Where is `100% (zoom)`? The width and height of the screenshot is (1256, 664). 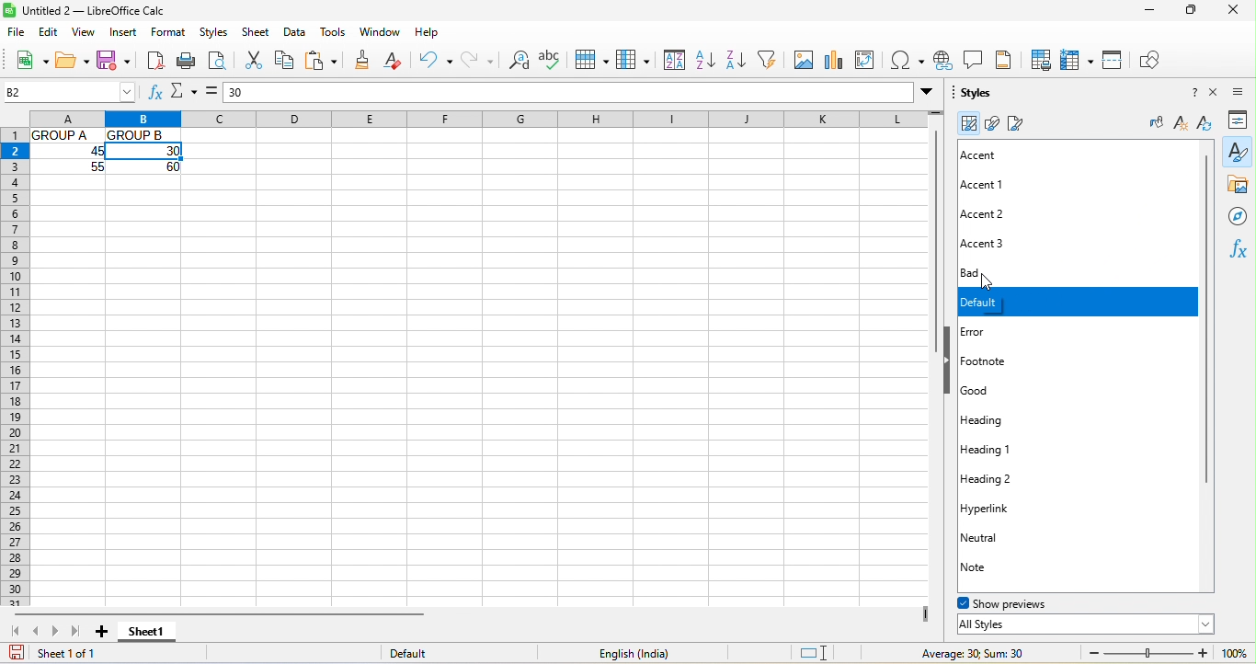 100% (zoom) is located at coordinates (1235, 653).